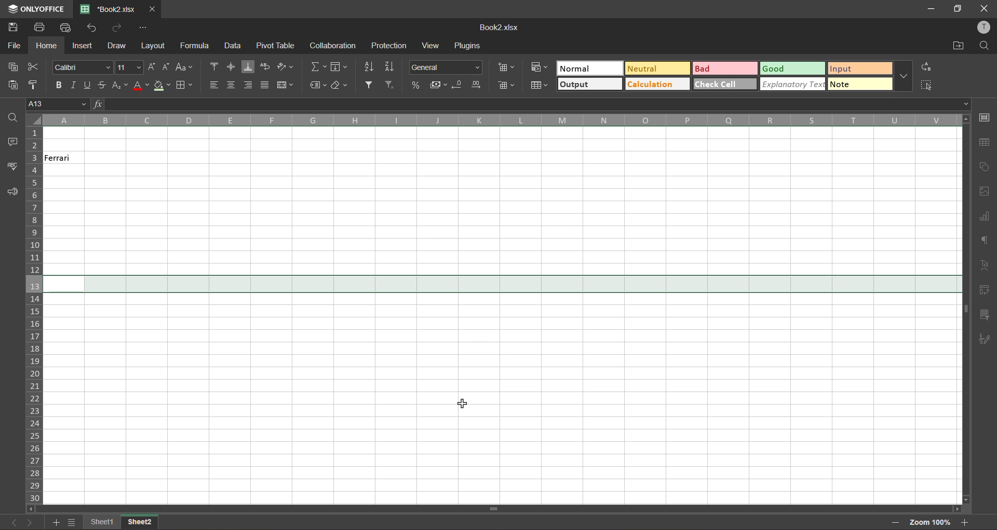  What do you see at coordinates (794, 83) in the screenshot?
I see `explanatory text` at bounding box center [794, 83].